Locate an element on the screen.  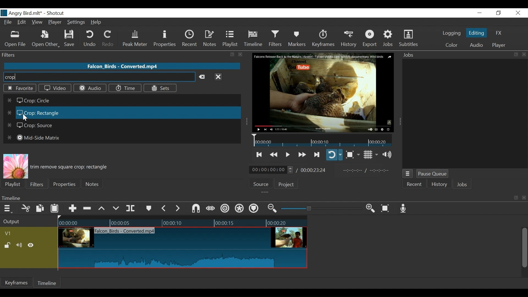
Crop Source is located at coordinates (31, 126).